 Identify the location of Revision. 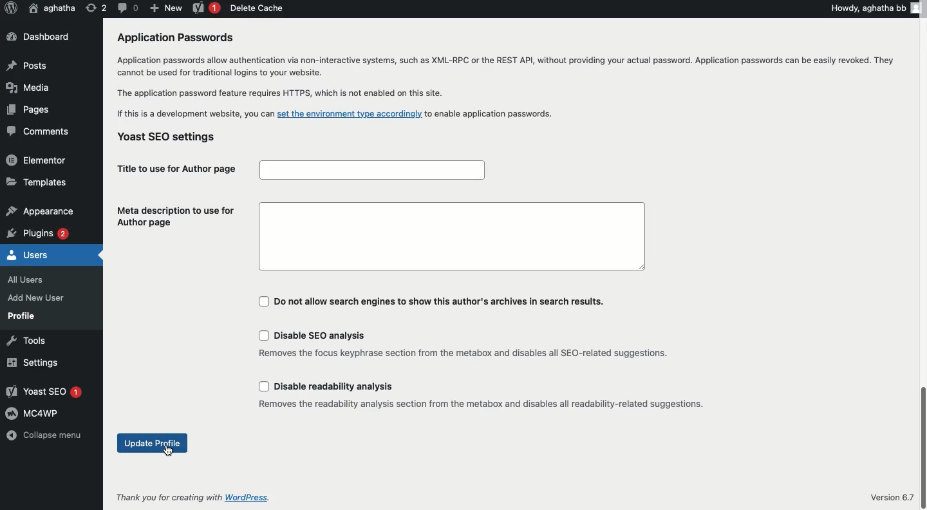
(97, 7).